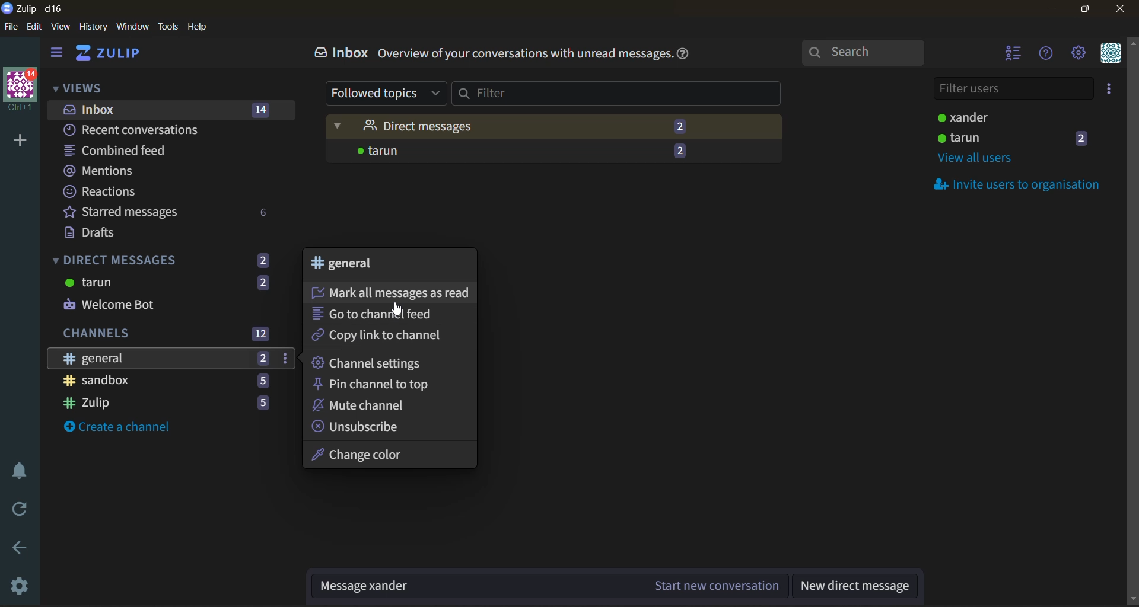  Describe the element at coordinates (12, 27) in the screenshot. I see `file` at that location.